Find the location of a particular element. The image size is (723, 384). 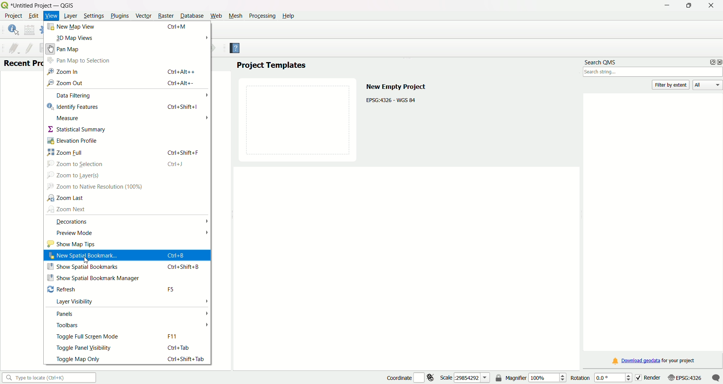

statistical summary is located at coordinates (75, 130).